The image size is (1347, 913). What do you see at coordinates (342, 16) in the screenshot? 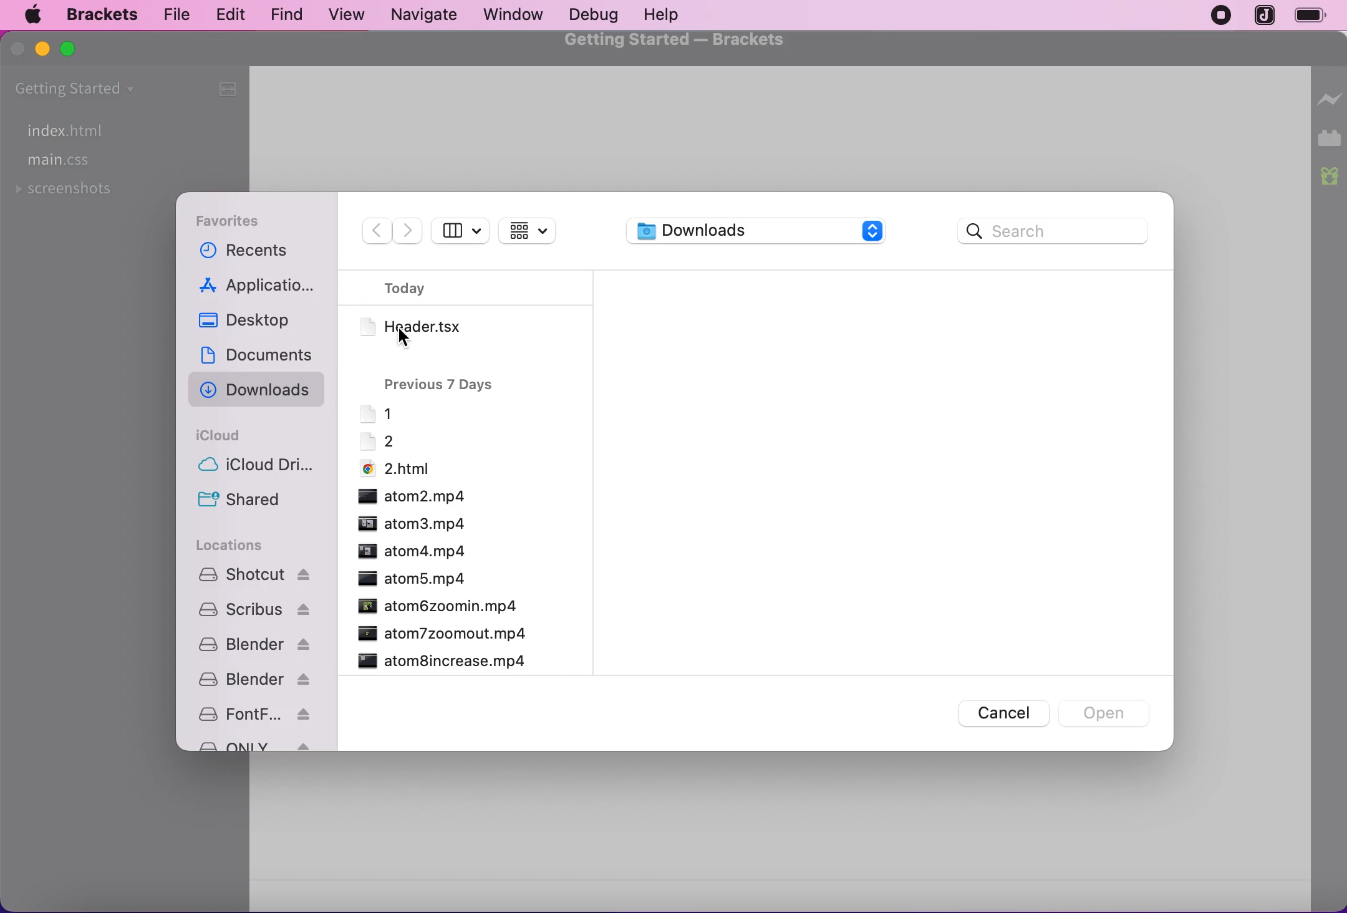
I see `view` at bounding box center [342, 16].